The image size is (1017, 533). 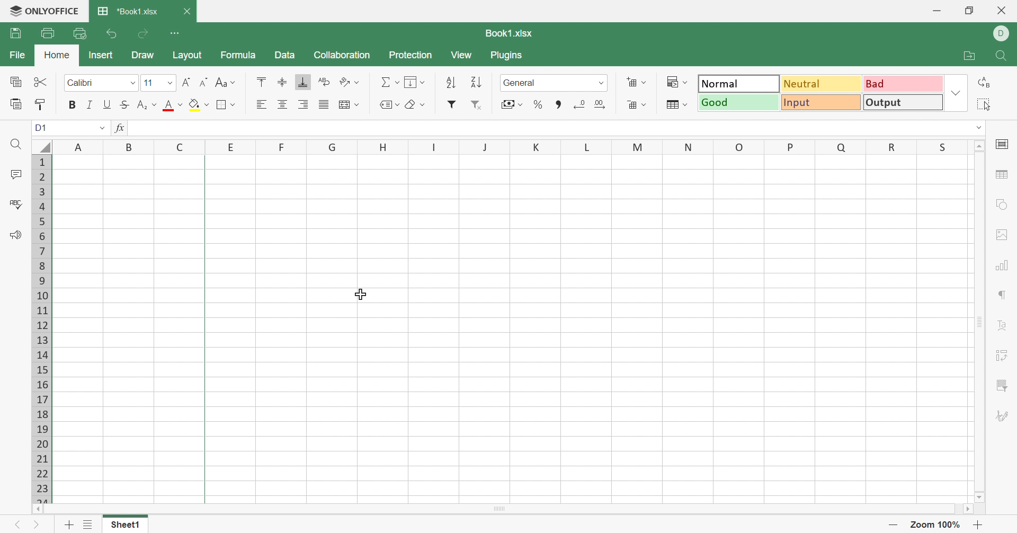 I want to click on Increase decimals, so click(x=601, y=105).